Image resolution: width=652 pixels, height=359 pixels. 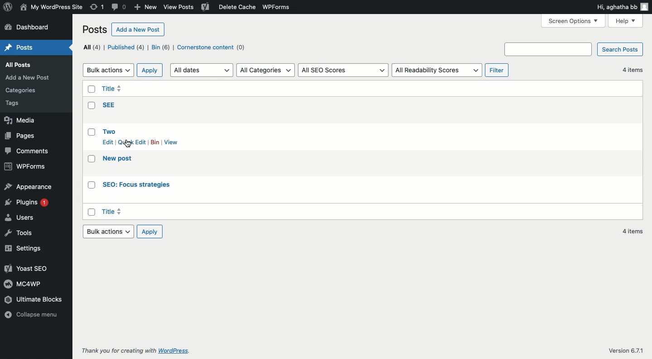 I want to click on Revision, so click(x=97, y=8).